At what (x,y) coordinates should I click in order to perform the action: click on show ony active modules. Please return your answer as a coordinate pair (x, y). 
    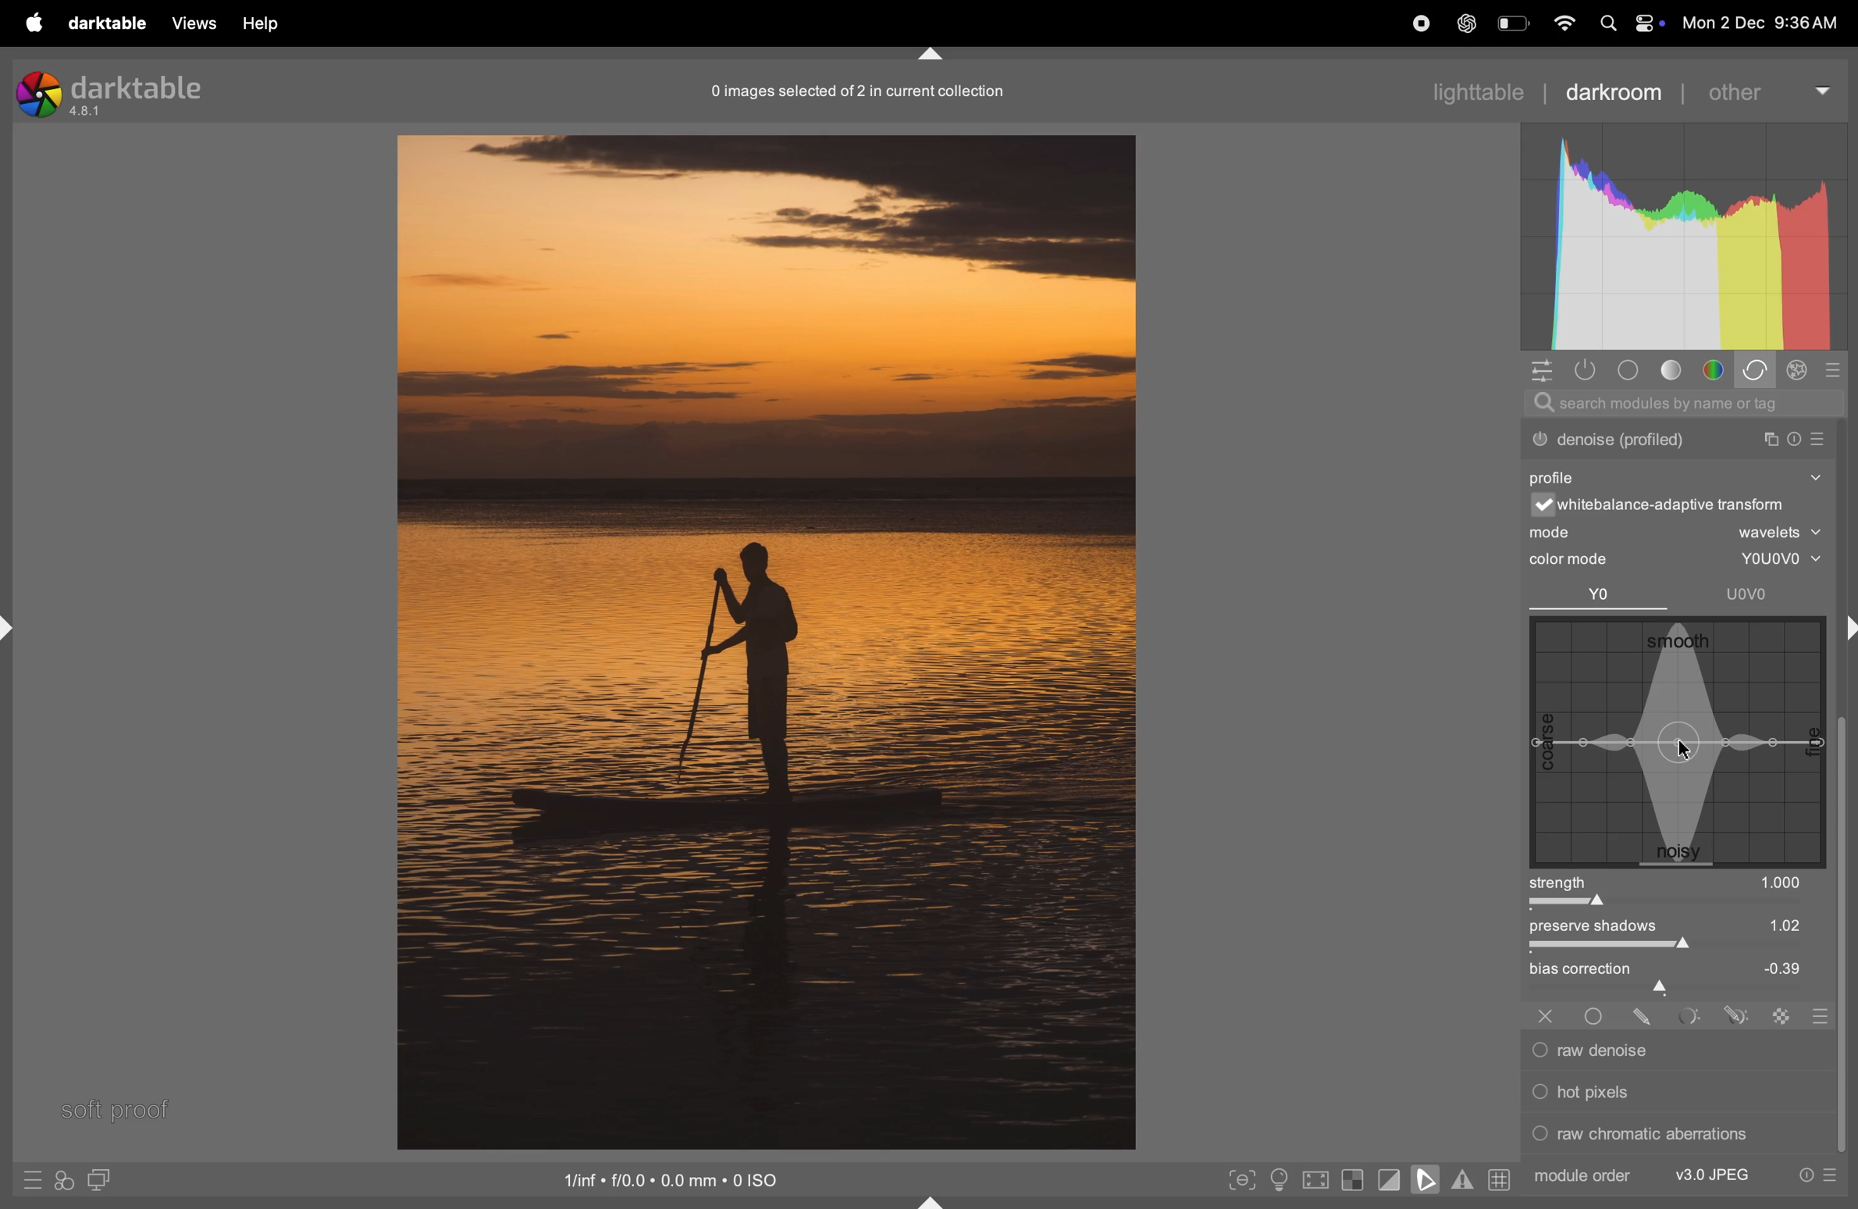
    Looking at the image, I should click on (1589, 370).